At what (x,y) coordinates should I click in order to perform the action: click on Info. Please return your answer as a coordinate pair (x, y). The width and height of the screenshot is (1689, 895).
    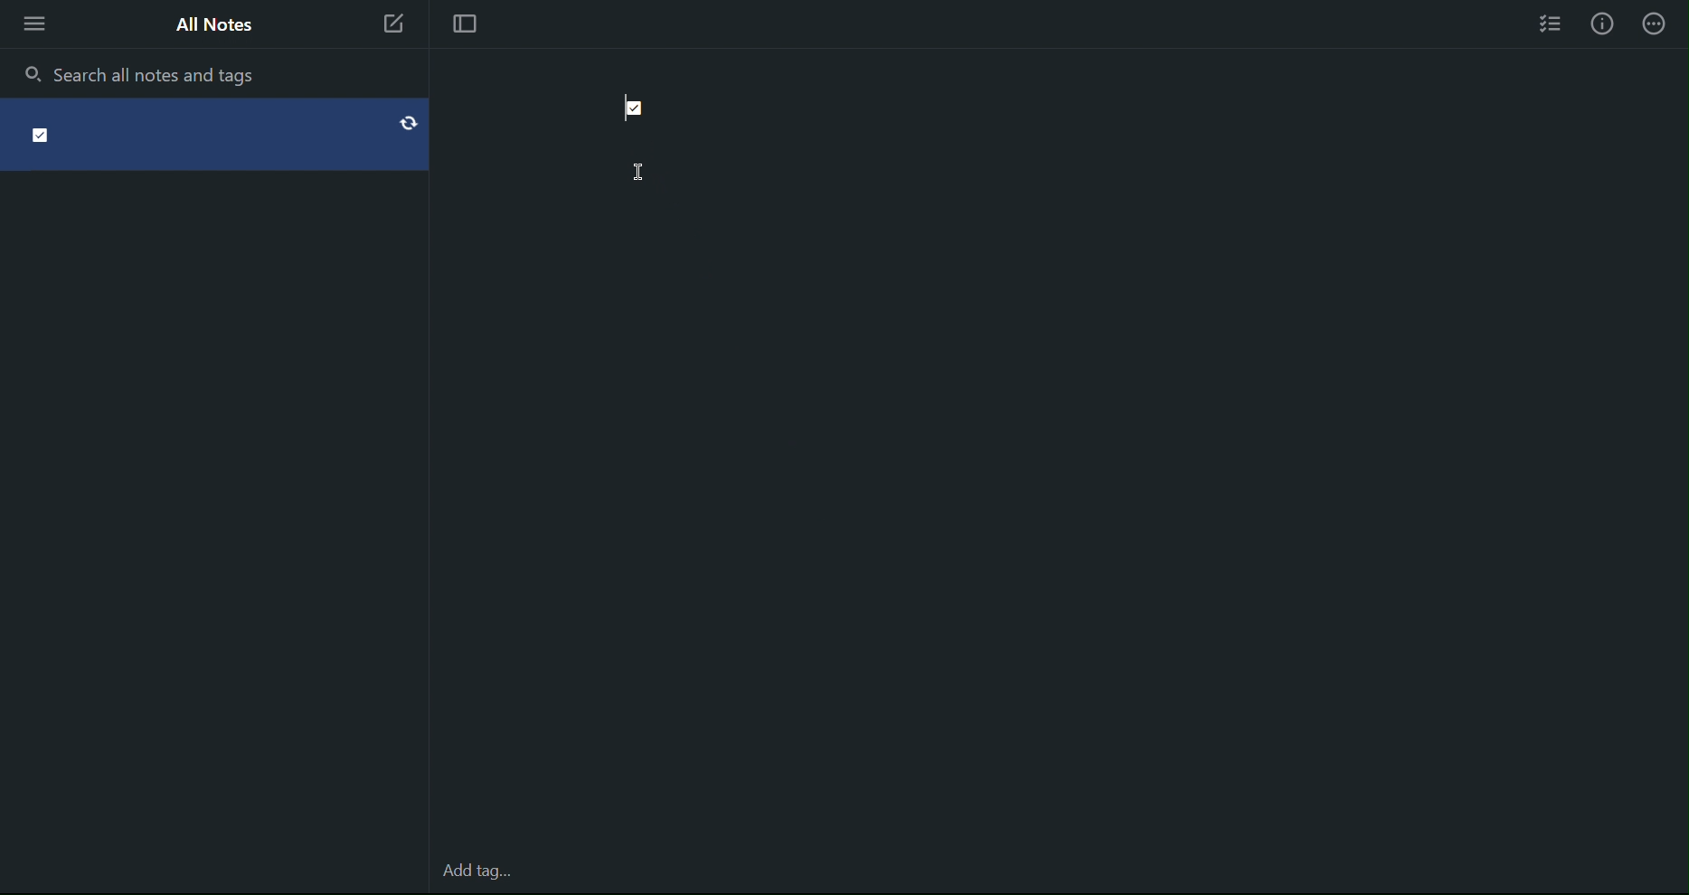
    Looking at the image, I should click on (1605, 24).